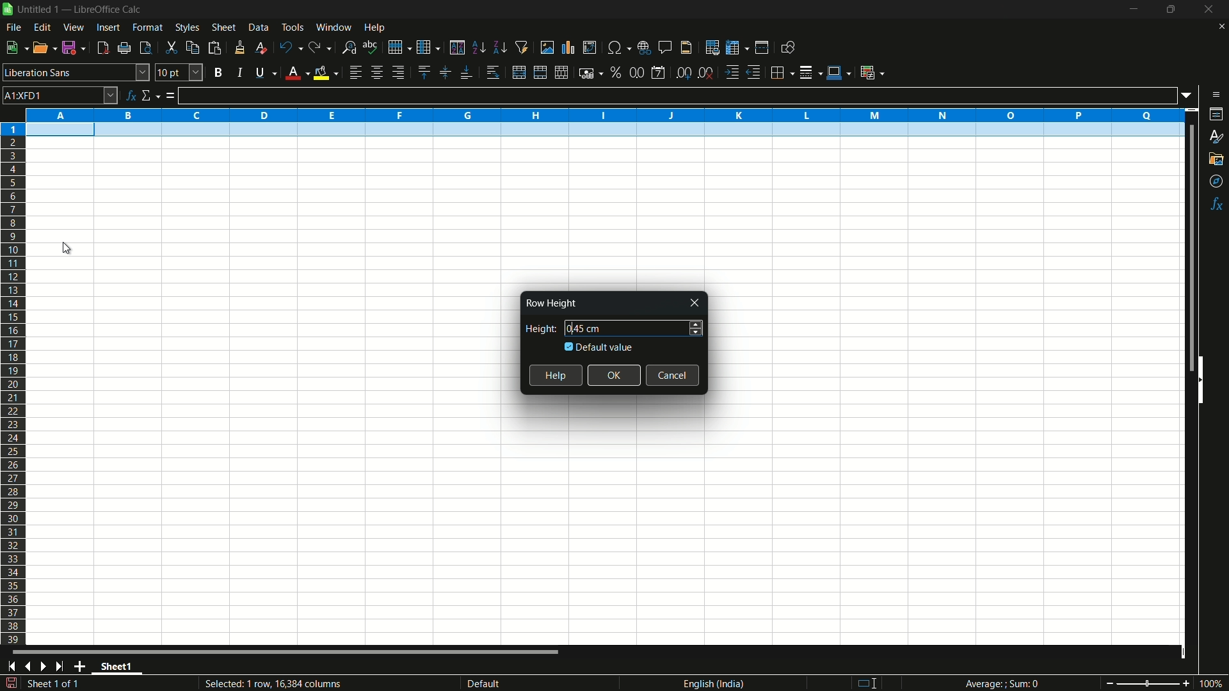 The image size is (1229, 691). Describe the element at coordinates (239, 47) in the screenshot. I see `clone formatting` at that location.